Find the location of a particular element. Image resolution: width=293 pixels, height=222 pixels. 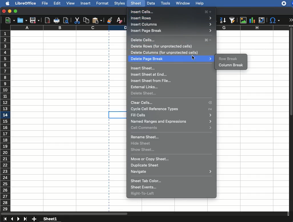

autofilter is located at coordinates (232, 20).